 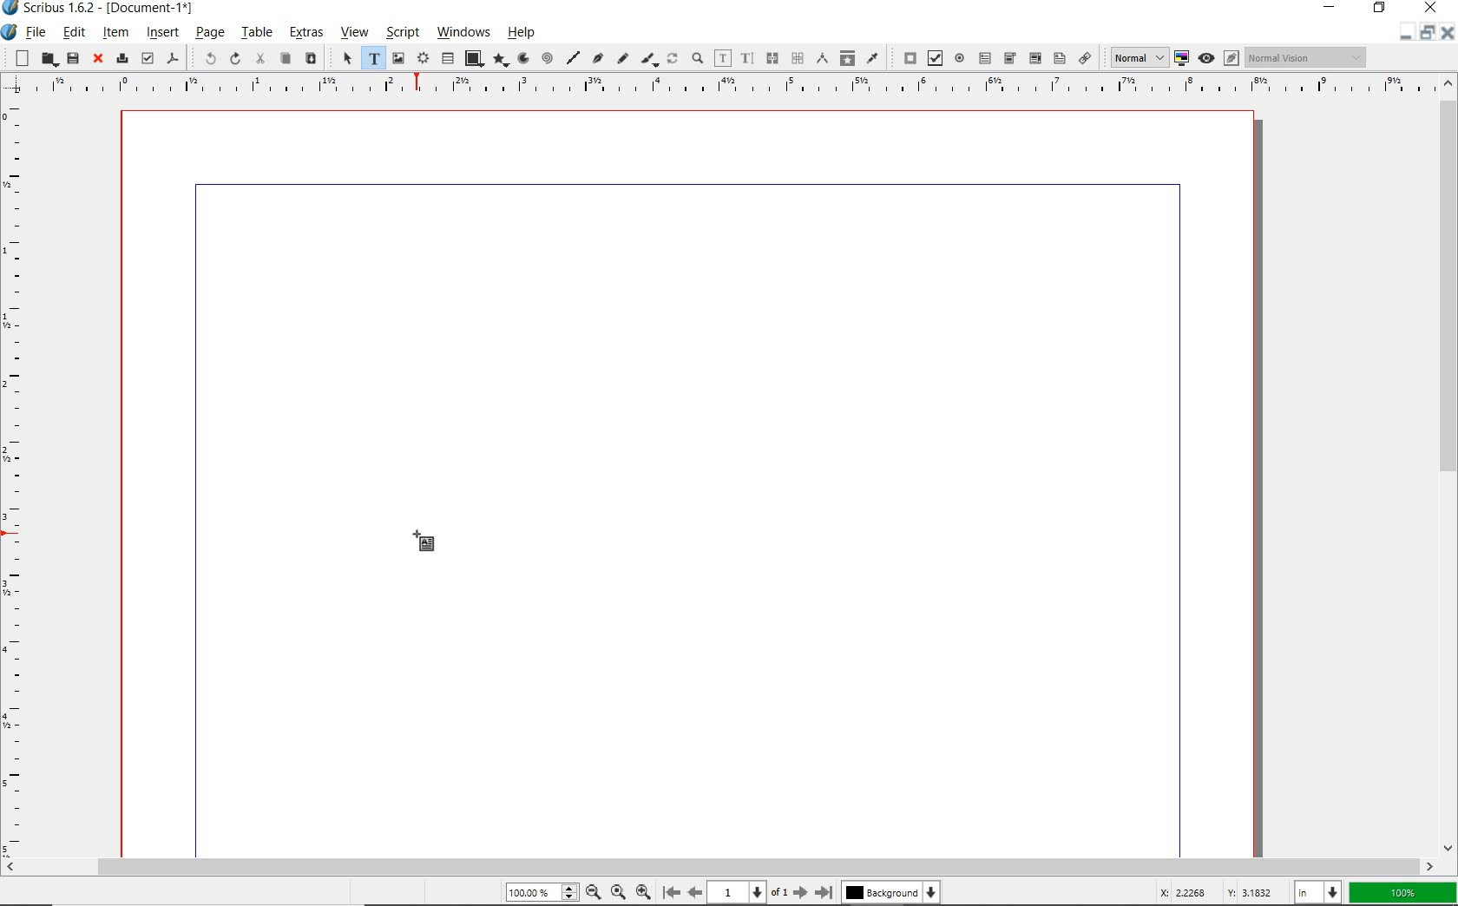 I want to click on freehand line, so click(x=621, y=59).